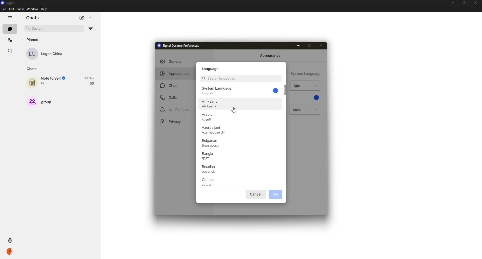 The width and height of the screenshot is (482, 259). What do you see at coordinates (297, 86) in the screenshot?
I see `light` at bounding box center [297, 86].